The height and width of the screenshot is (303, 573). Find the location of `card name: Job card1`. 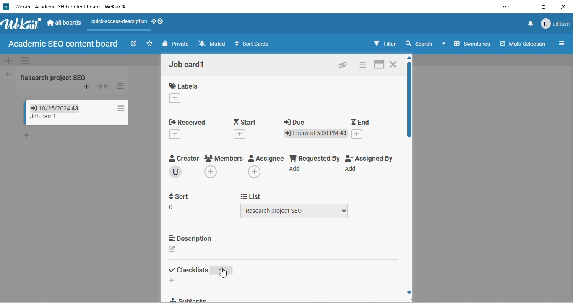

card name: Job card1 is located at coordinates (39, 117).